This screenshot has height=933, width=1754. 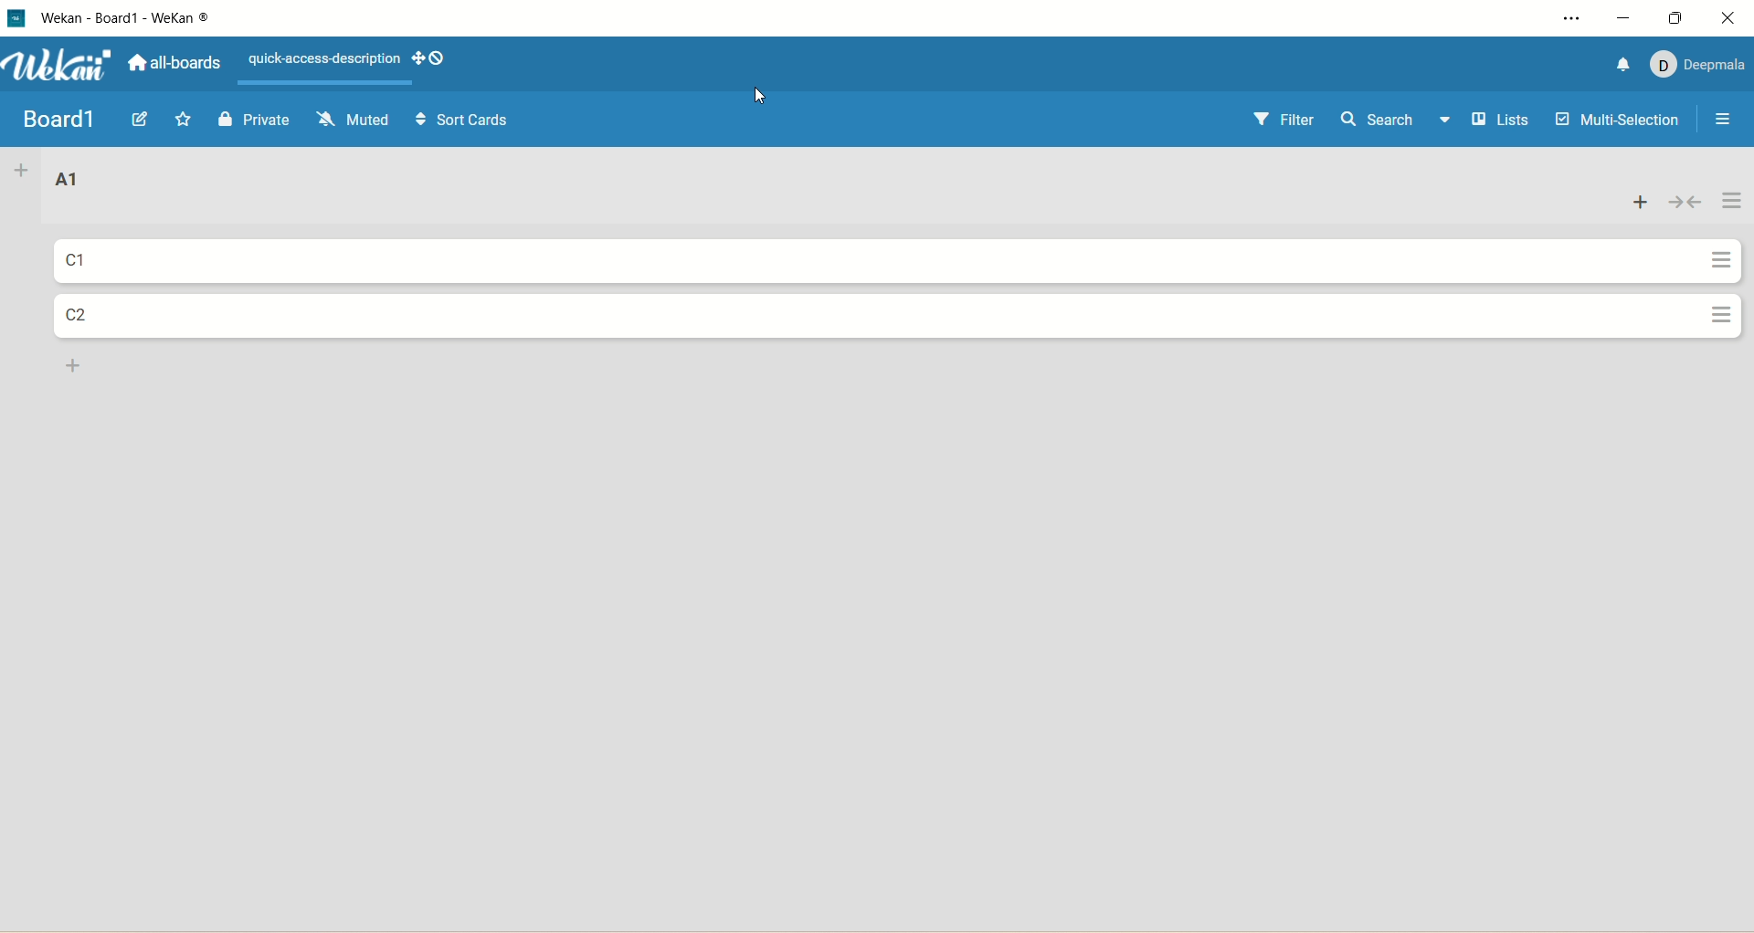 I want to click on add, so click(x=27, y=171).